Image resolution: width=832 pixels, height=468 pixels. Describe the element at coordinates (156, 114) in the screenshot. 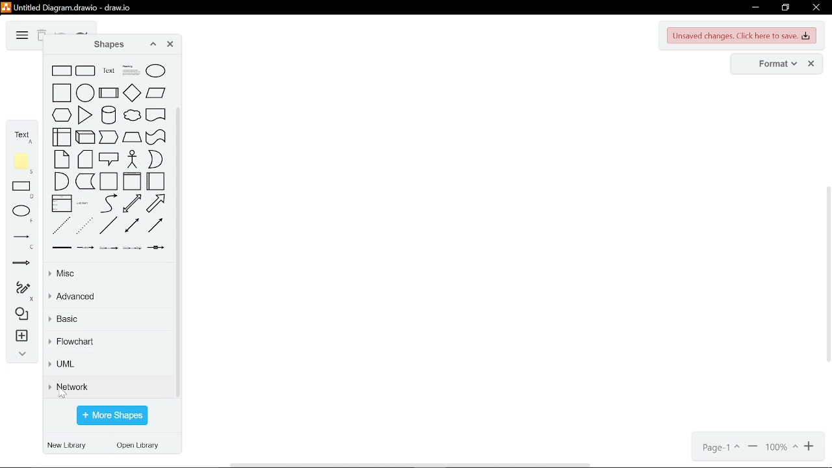

I see `document` at that location.